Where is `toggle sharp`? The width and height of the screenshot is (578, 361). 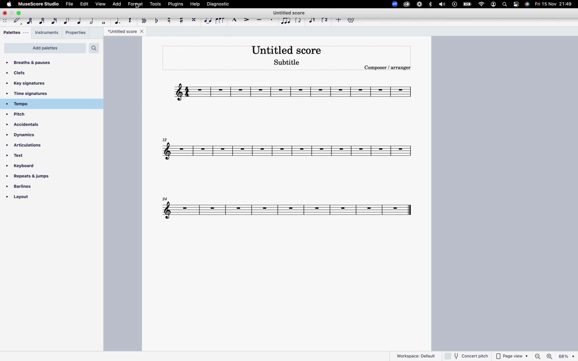 toggle sharp is located at coordinates (182, 19).